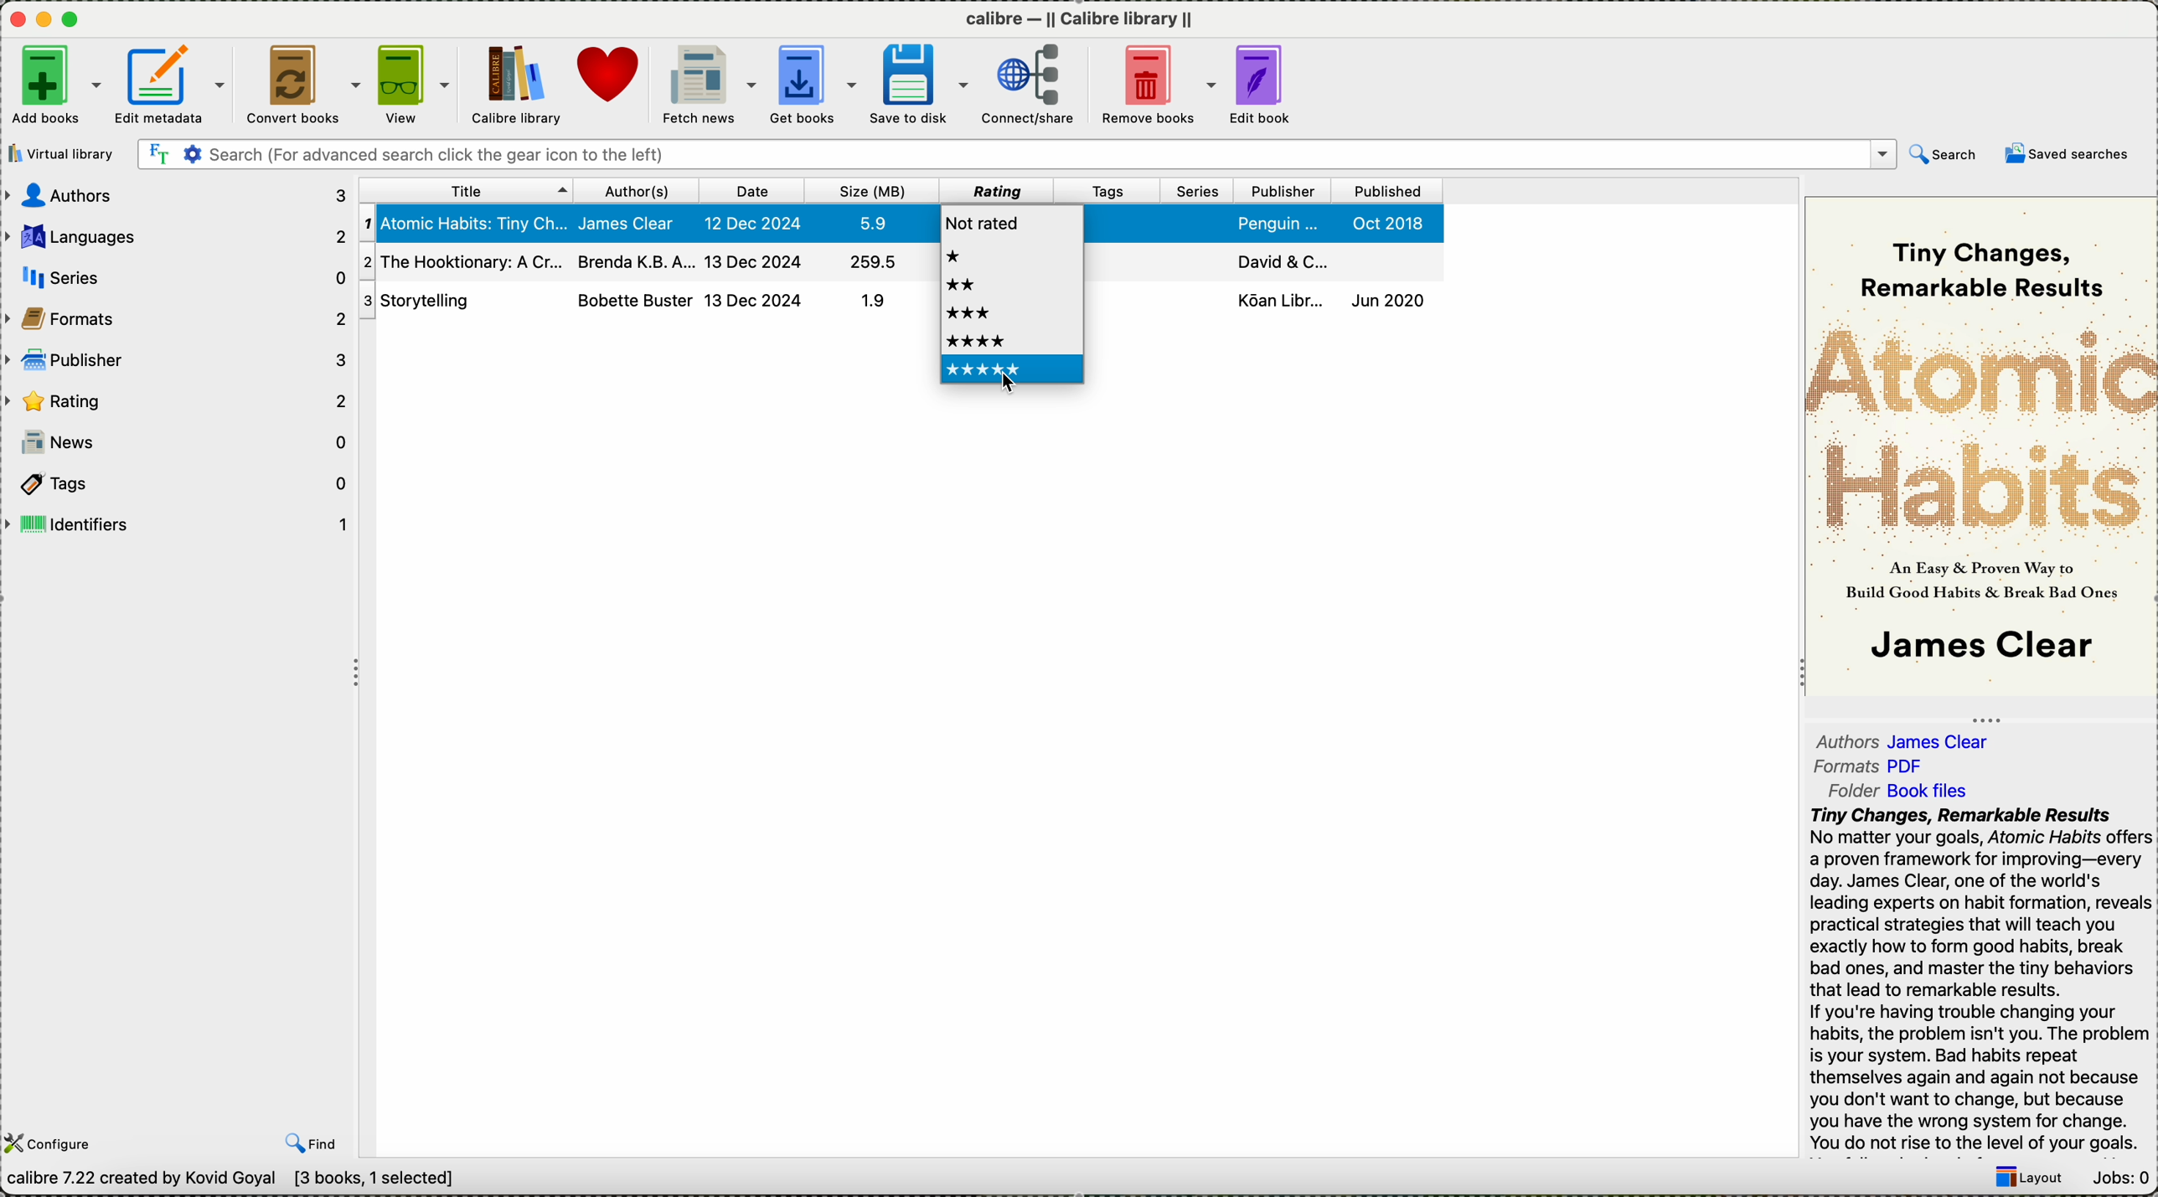 Image resolution: width=2158 pixels, height=1197 pixels. Describe the element at coordinates (1280, 300) in the screenshot. I see `koan libr...` at that location.